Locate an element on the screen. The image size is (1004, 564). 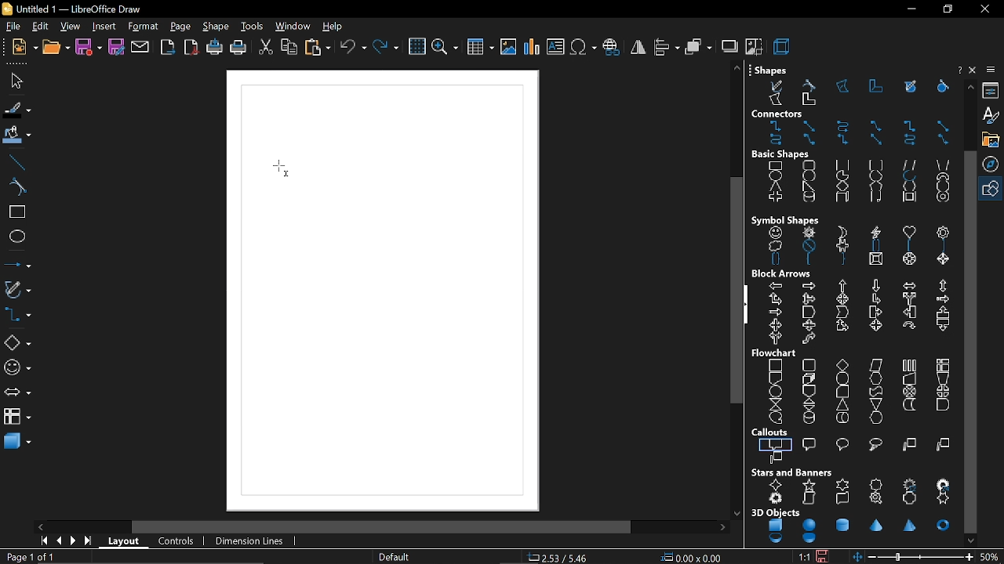
square is located at coordinates (842, 165).